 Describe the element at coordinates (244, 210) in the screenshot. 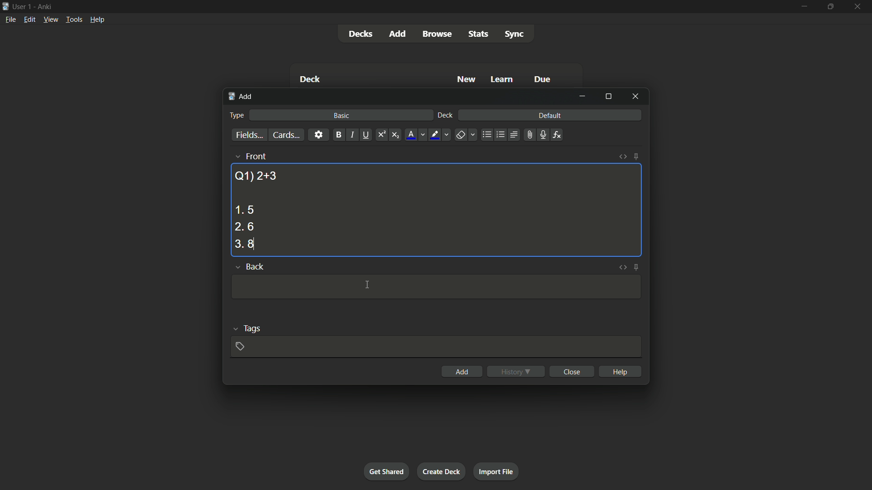

I see `option 1` at that location.